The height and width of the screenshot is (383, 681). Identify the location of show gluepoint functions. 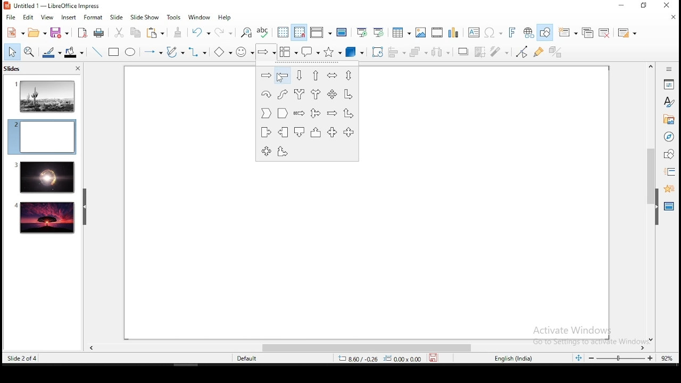
(541, 52).